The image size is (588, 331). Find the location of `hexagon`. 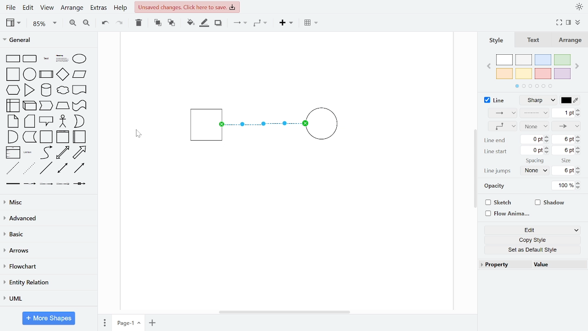

hexagon is located at coordinates (15, 91).